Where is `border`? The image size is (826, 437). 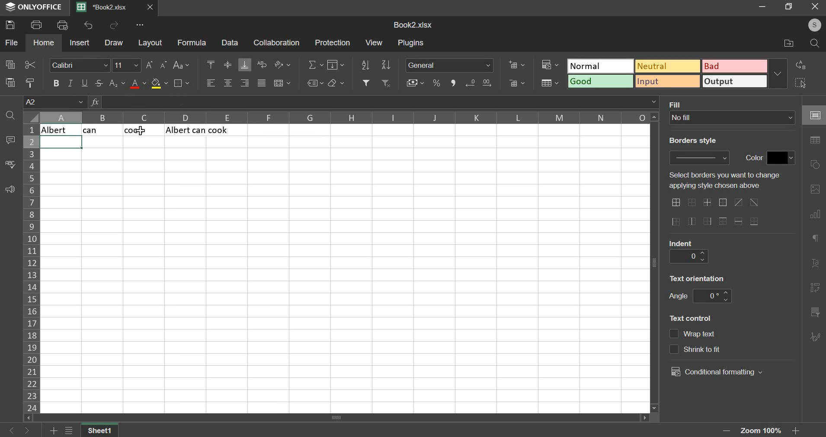
border is located at coordinates (181, 82).